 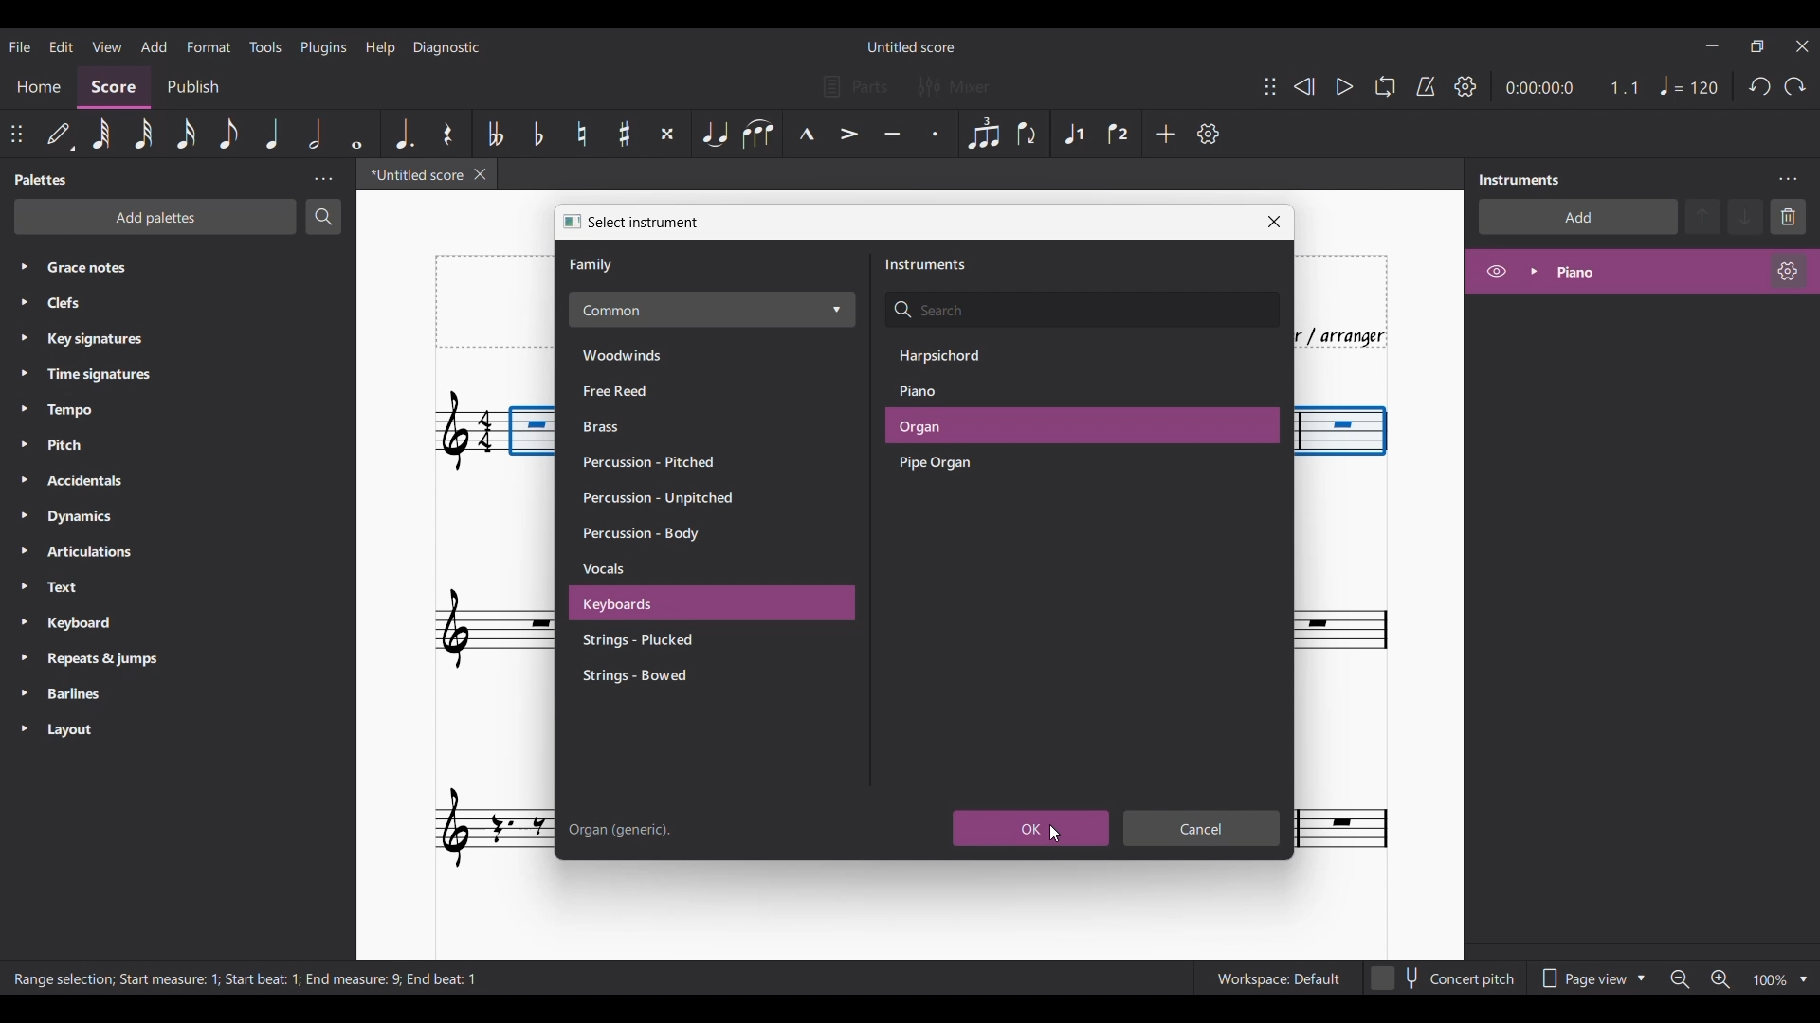 What do you see at coordinates (959, 464) in the screenshot?
I see `Pipe Organ` at bounding box center [959, 464].